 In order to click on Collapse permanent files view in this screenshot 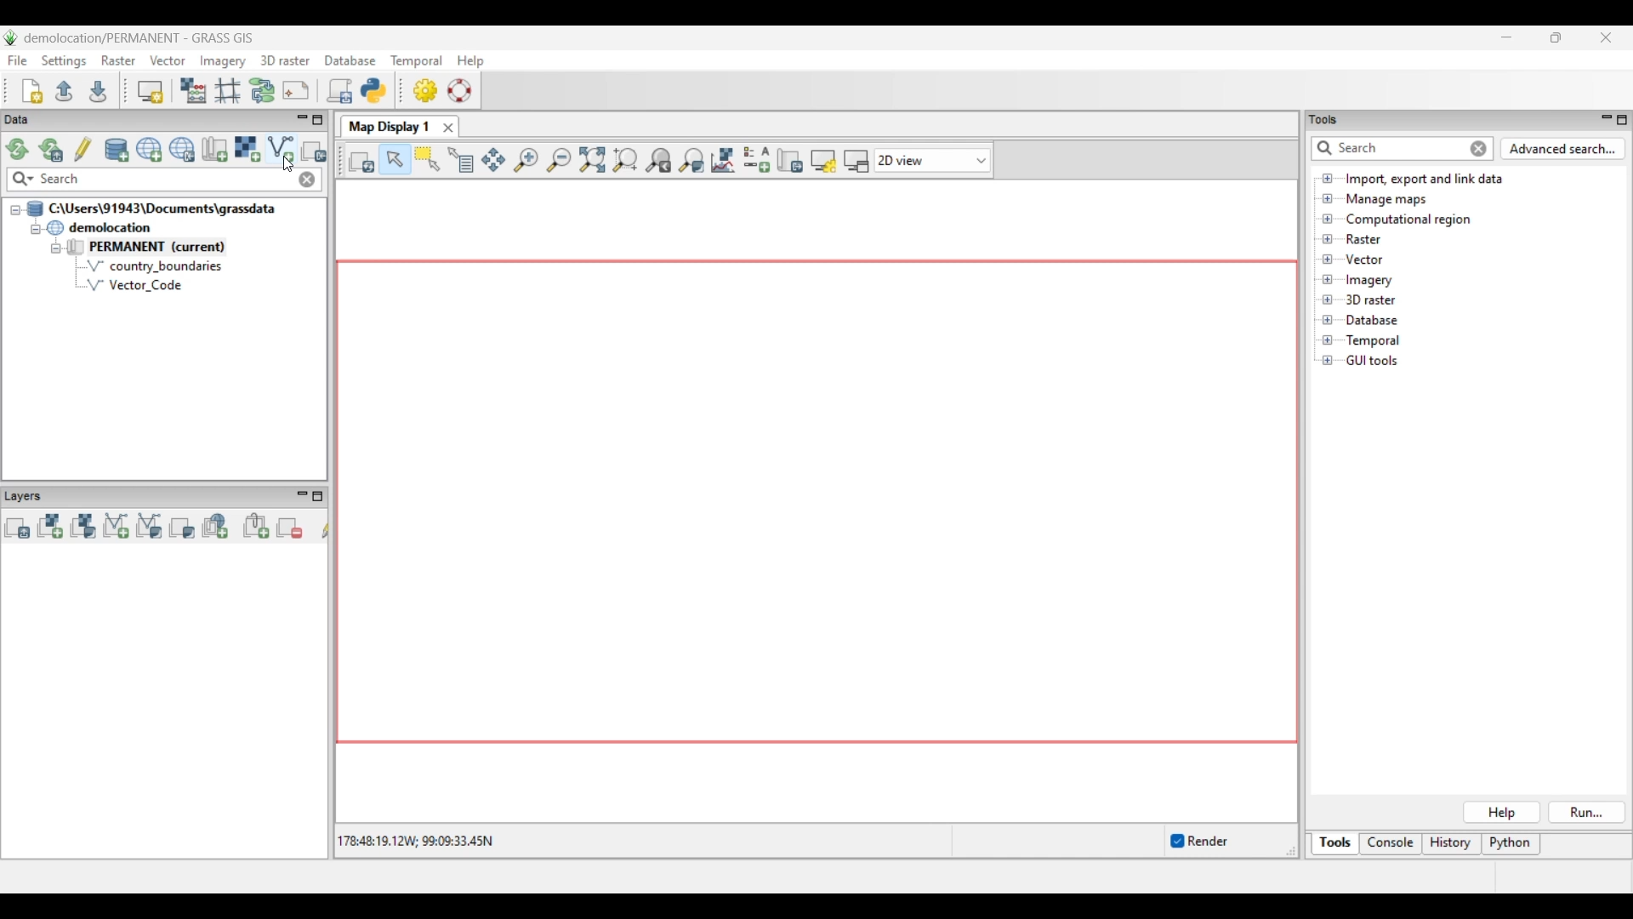, I will do `click(56, 248)`.